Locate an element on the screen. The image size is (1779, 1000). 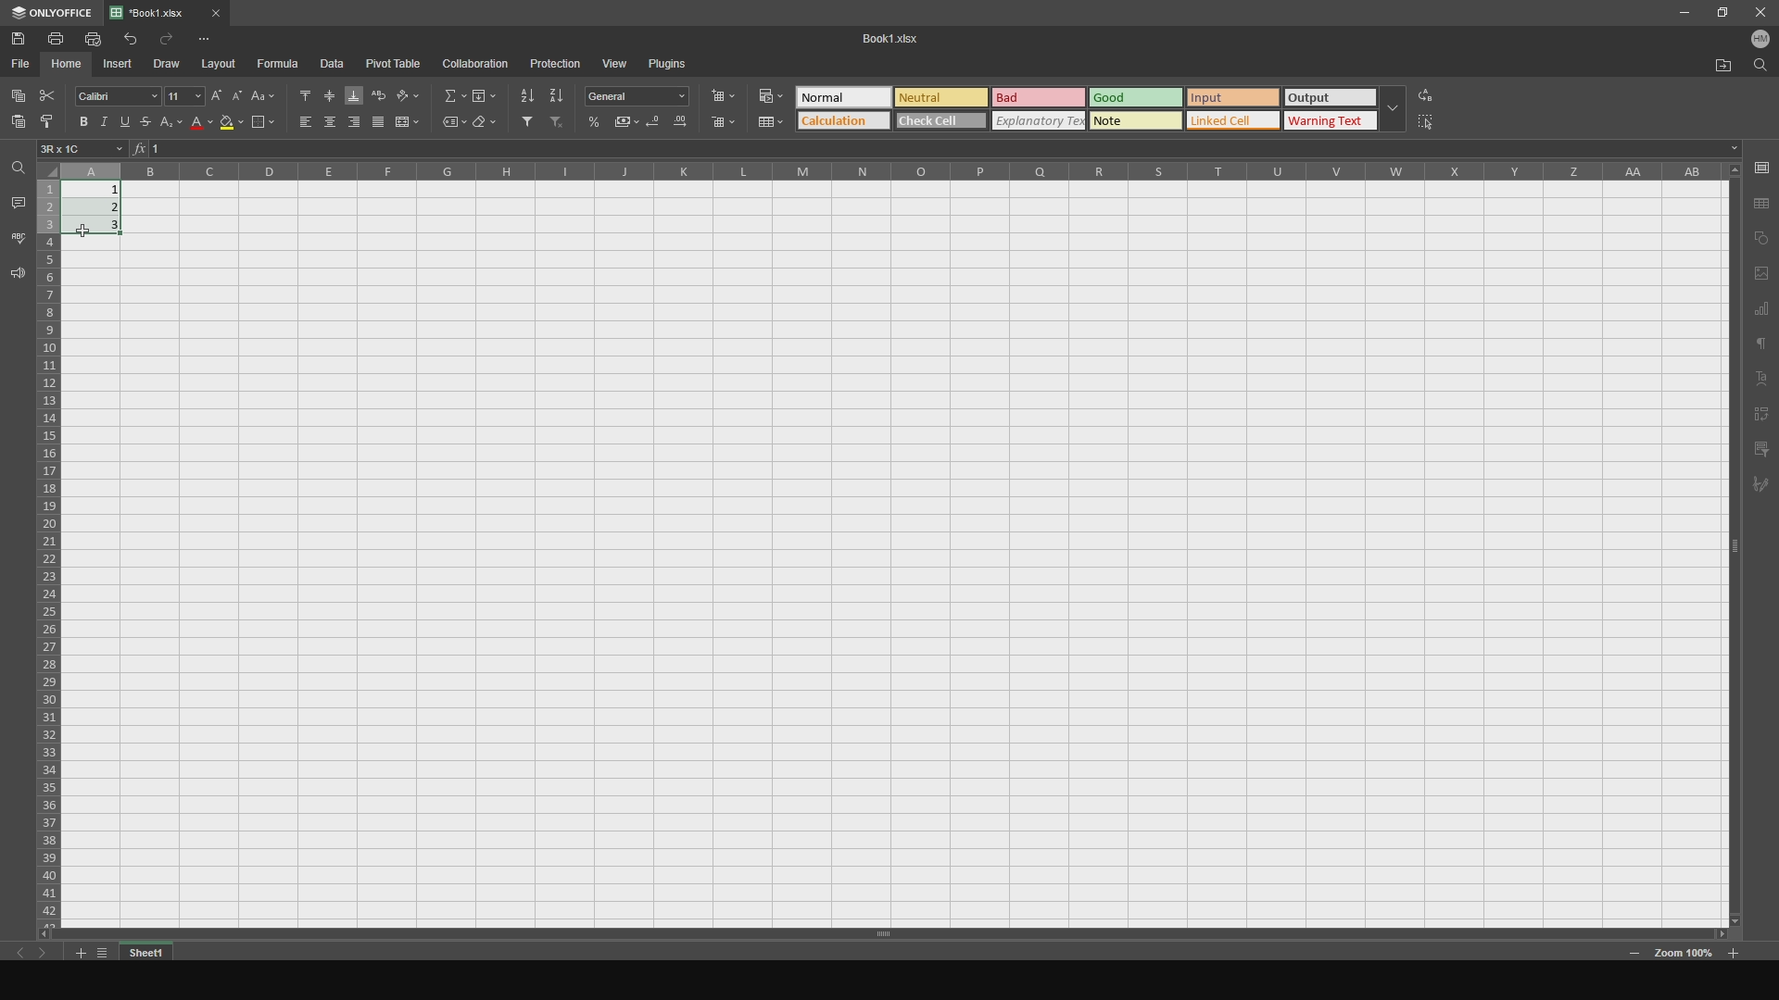
merge and center is located at coordinates (409, 123).